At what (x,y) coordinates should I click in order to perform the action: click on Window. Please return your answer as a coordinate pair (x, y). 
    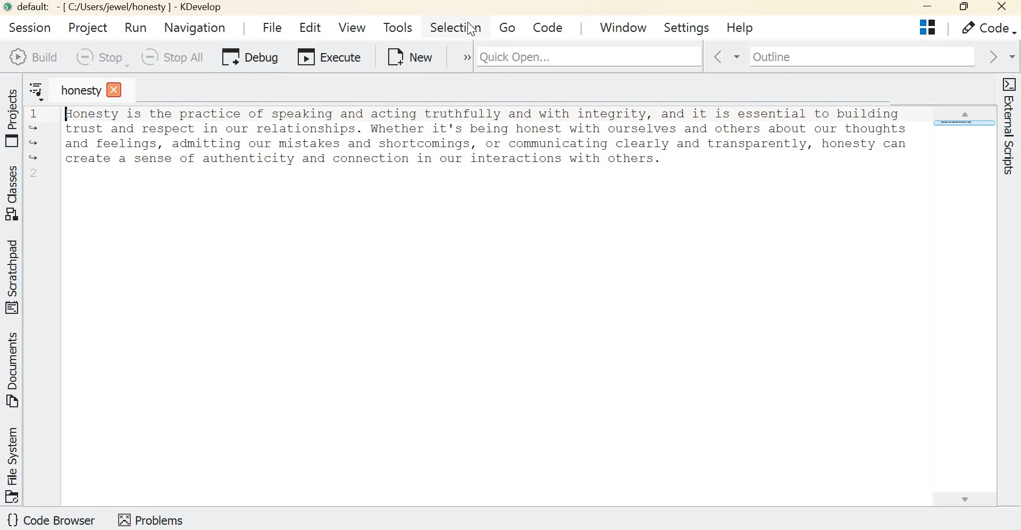
    Looking at the image, I should click on (626, 26).